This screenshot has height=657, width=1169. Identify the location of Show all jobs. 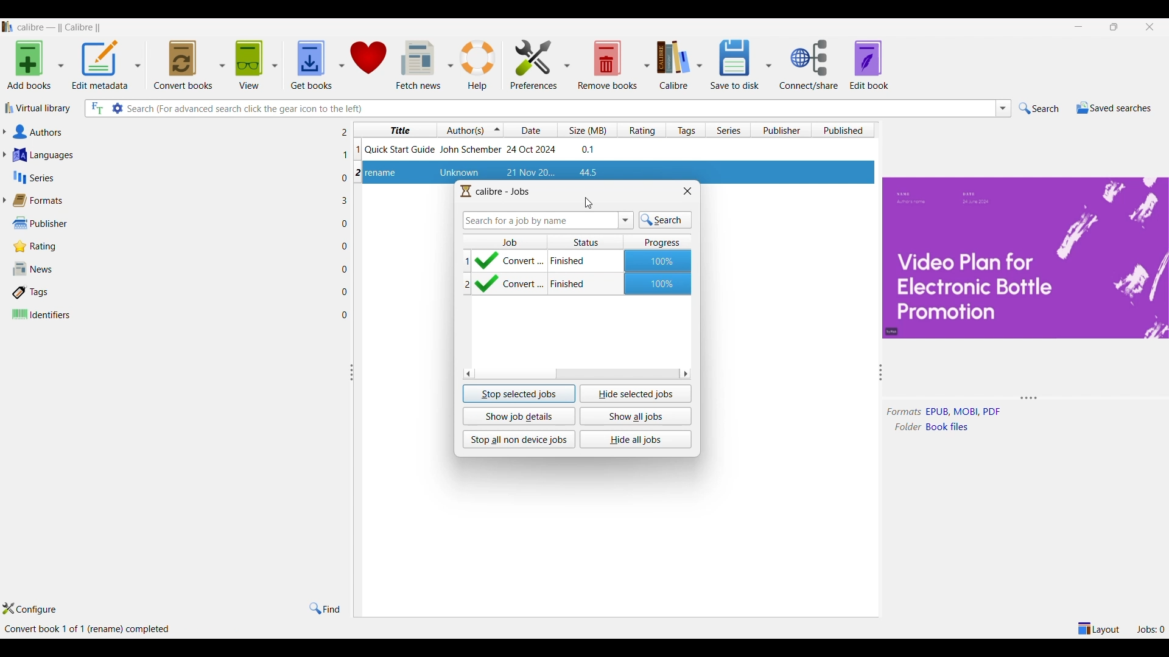
(636, 417).